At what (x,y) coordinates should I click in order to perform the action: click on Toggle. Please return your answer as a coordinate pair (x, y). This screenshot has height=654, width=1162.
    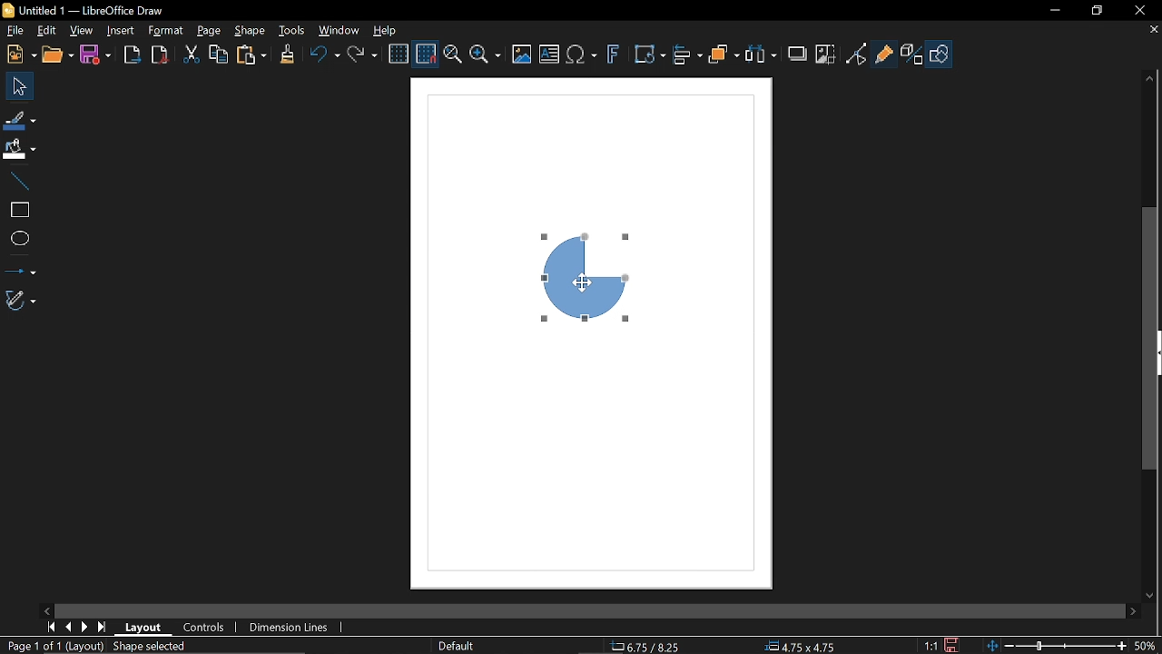
    Looking at the image, I should click on (856, 54).